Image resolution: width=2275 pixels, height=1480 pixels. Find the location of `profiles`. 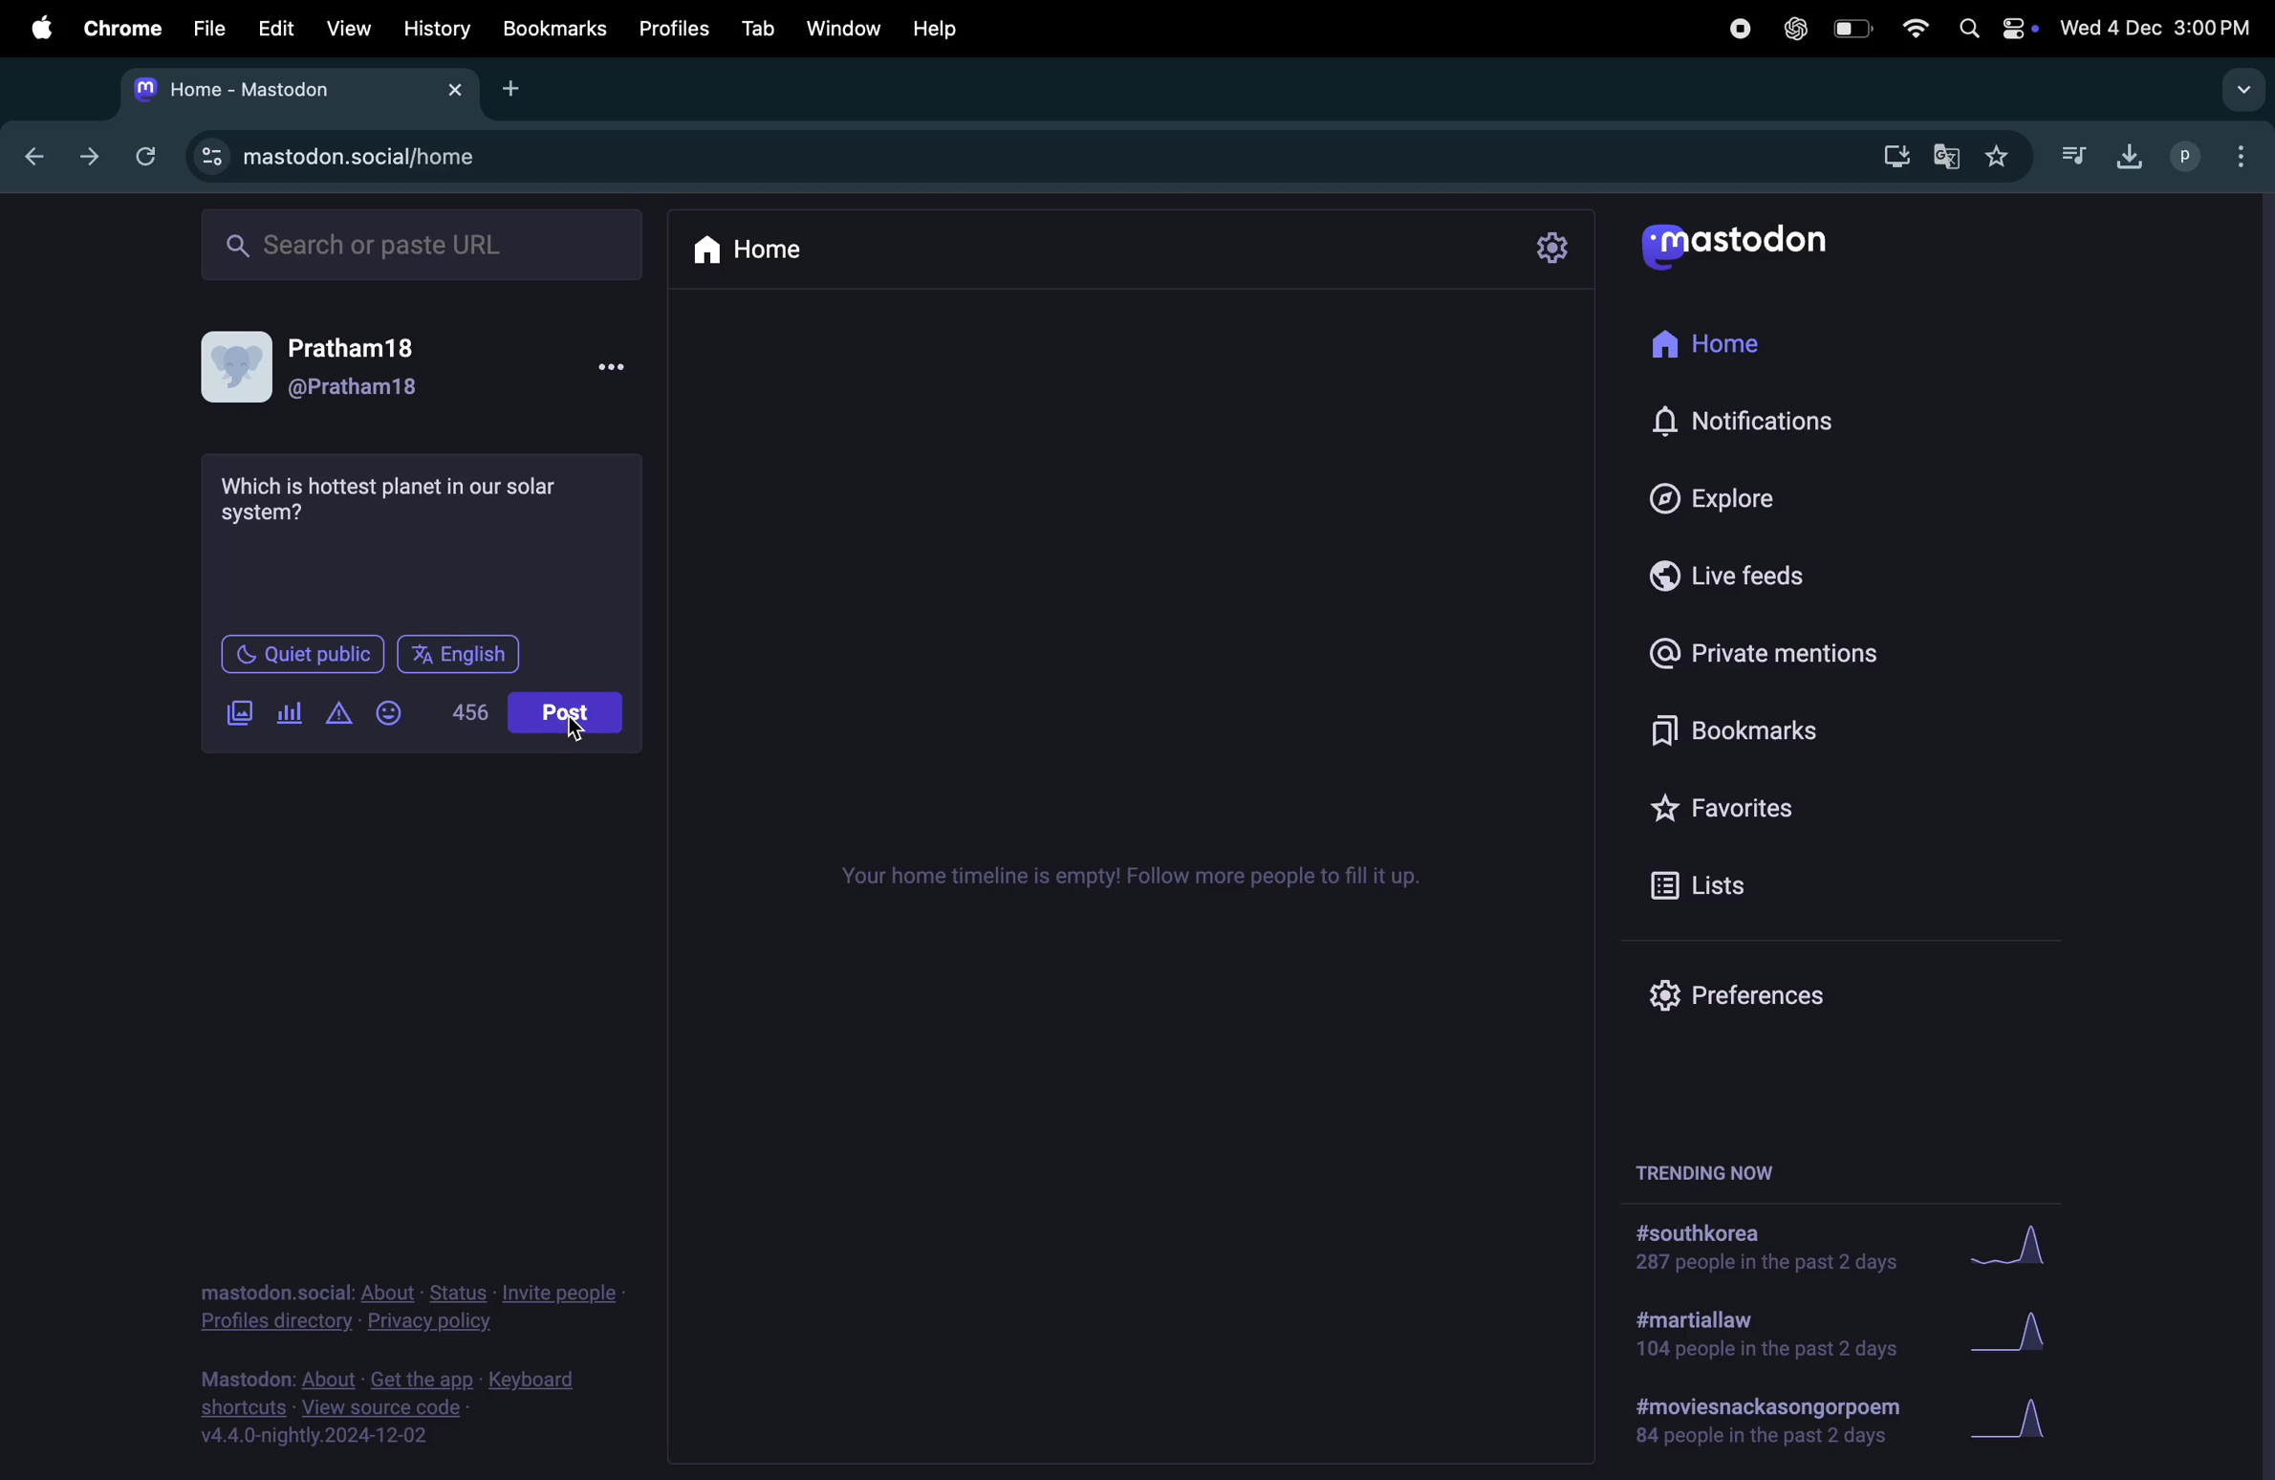

profiles is located at coordinates (2207, 157).